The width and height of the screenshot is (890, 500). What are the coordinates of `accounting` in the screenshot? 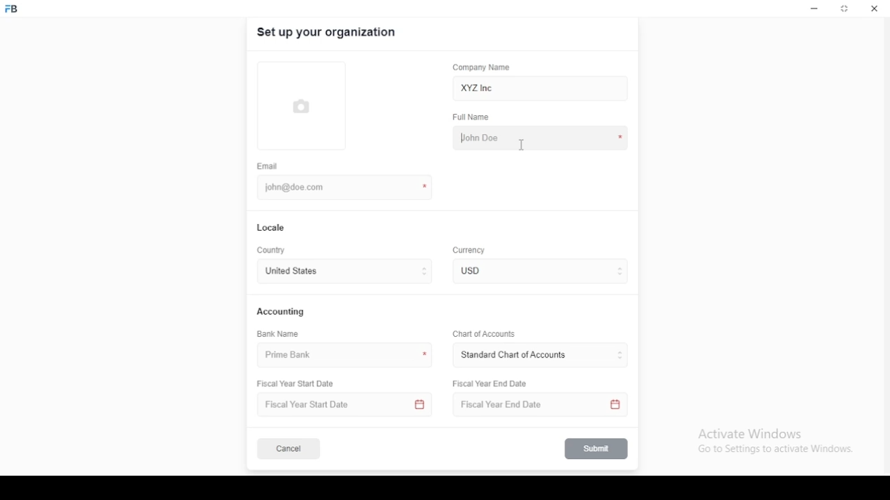 It's located at (282, 311).